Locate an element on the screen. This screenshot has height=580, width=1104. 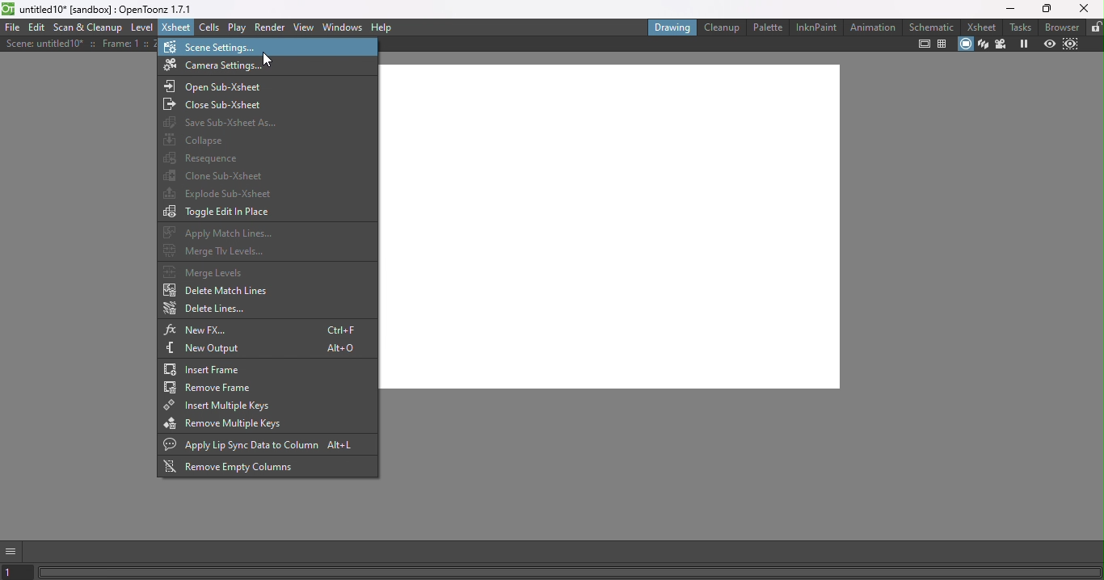
Delete match lines is located at coordinates (220, 291).